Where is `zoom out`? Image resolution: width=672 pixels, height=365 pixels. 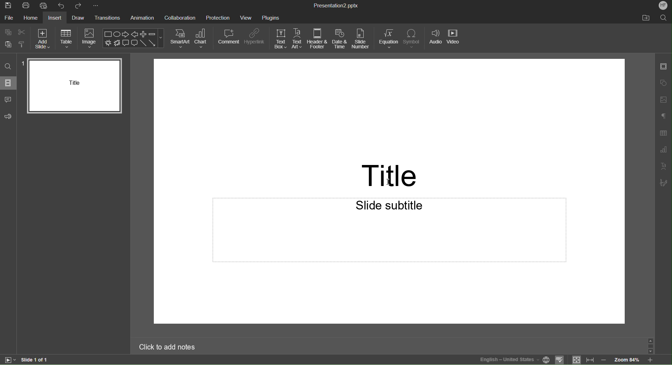
zoom out is located at coordinates (604, 359).